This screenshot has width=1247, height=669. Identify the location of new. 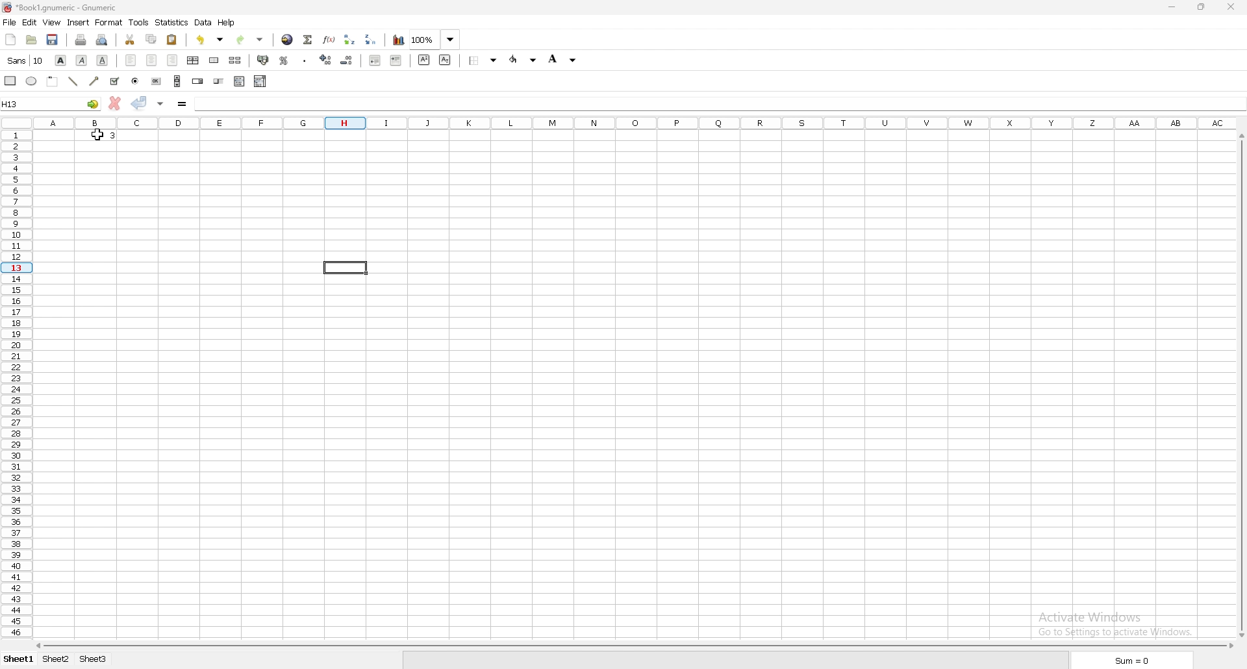
(11, 38).